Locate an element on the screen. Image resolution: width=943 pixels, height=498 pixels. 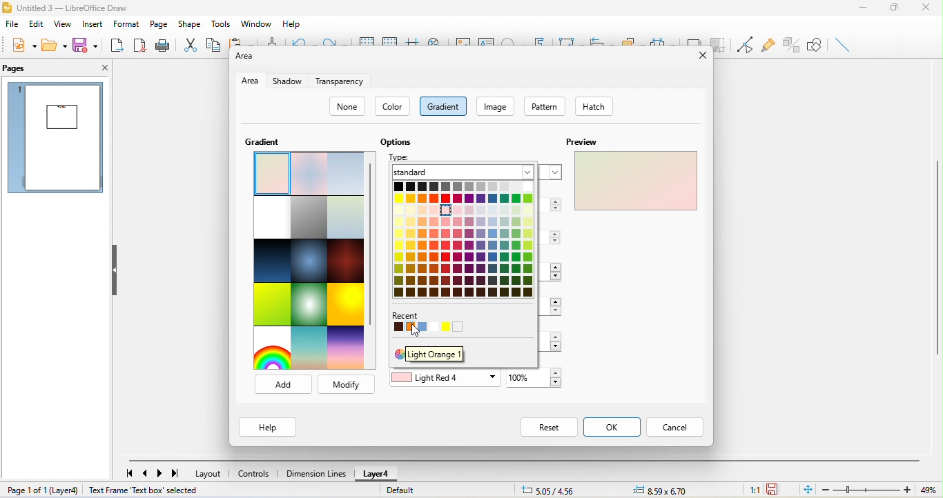
format is located at coordinates (124, 24).